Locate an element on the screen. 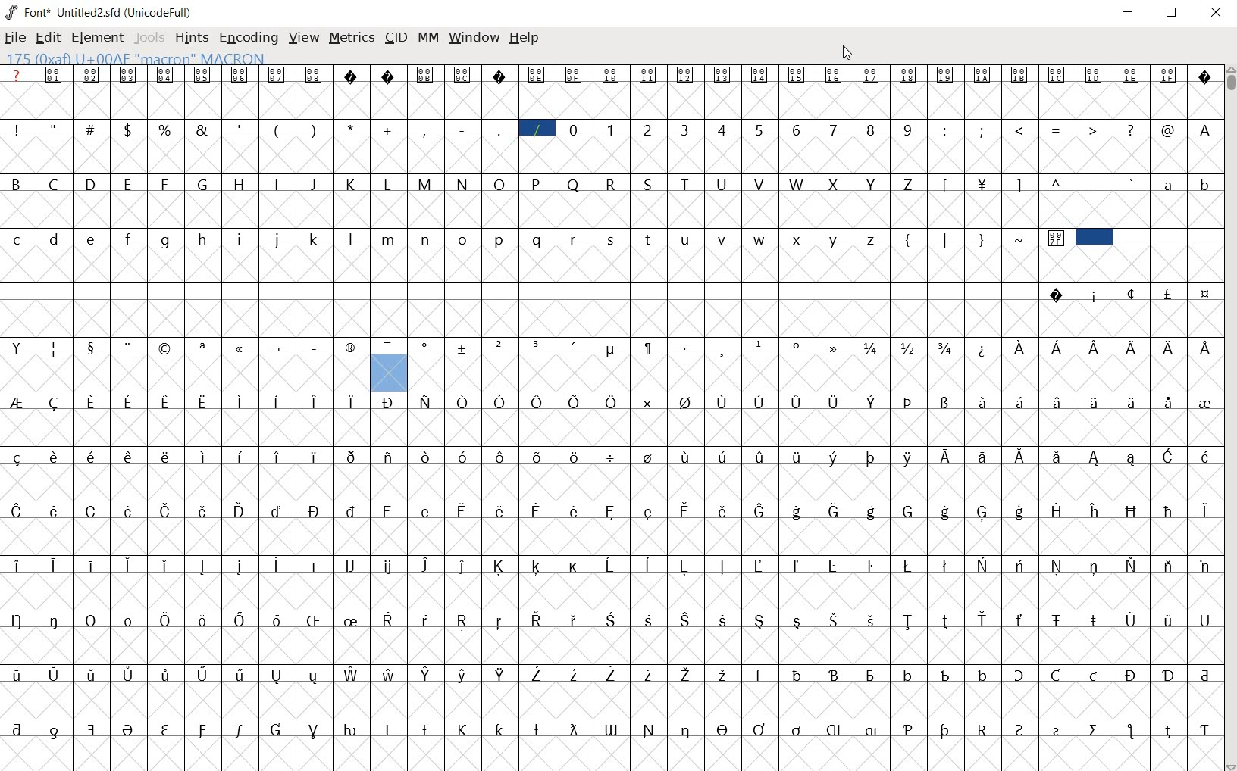  ] is located at coordinates (1019, 183).